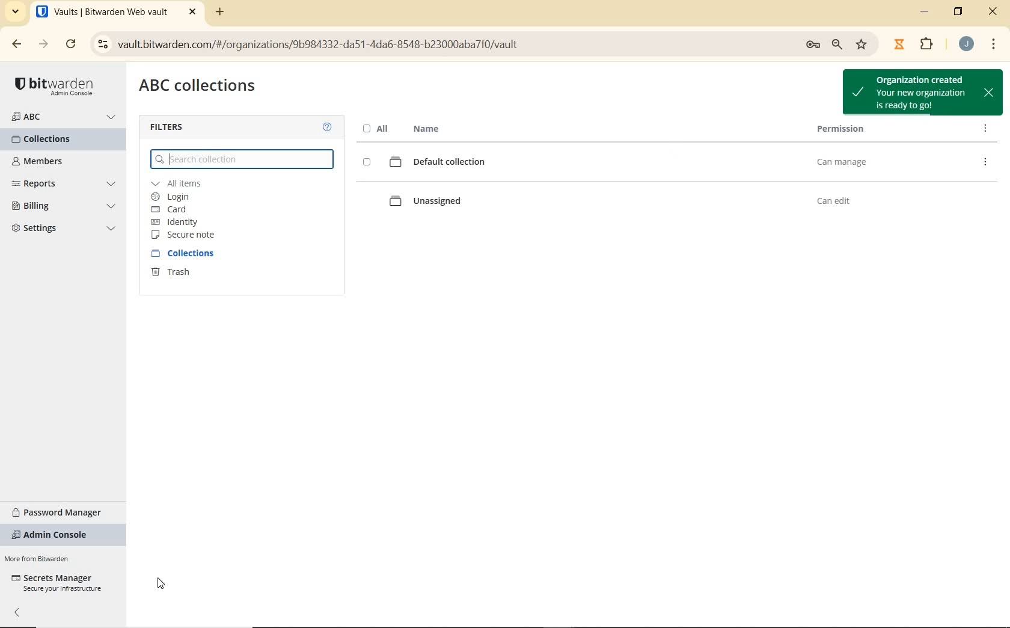 The height and width of the screenshot is (628, 1010). What do you see at coordinates (16, 613) in the screenshot?
I see `collapse` at bounding box center [16, 613].